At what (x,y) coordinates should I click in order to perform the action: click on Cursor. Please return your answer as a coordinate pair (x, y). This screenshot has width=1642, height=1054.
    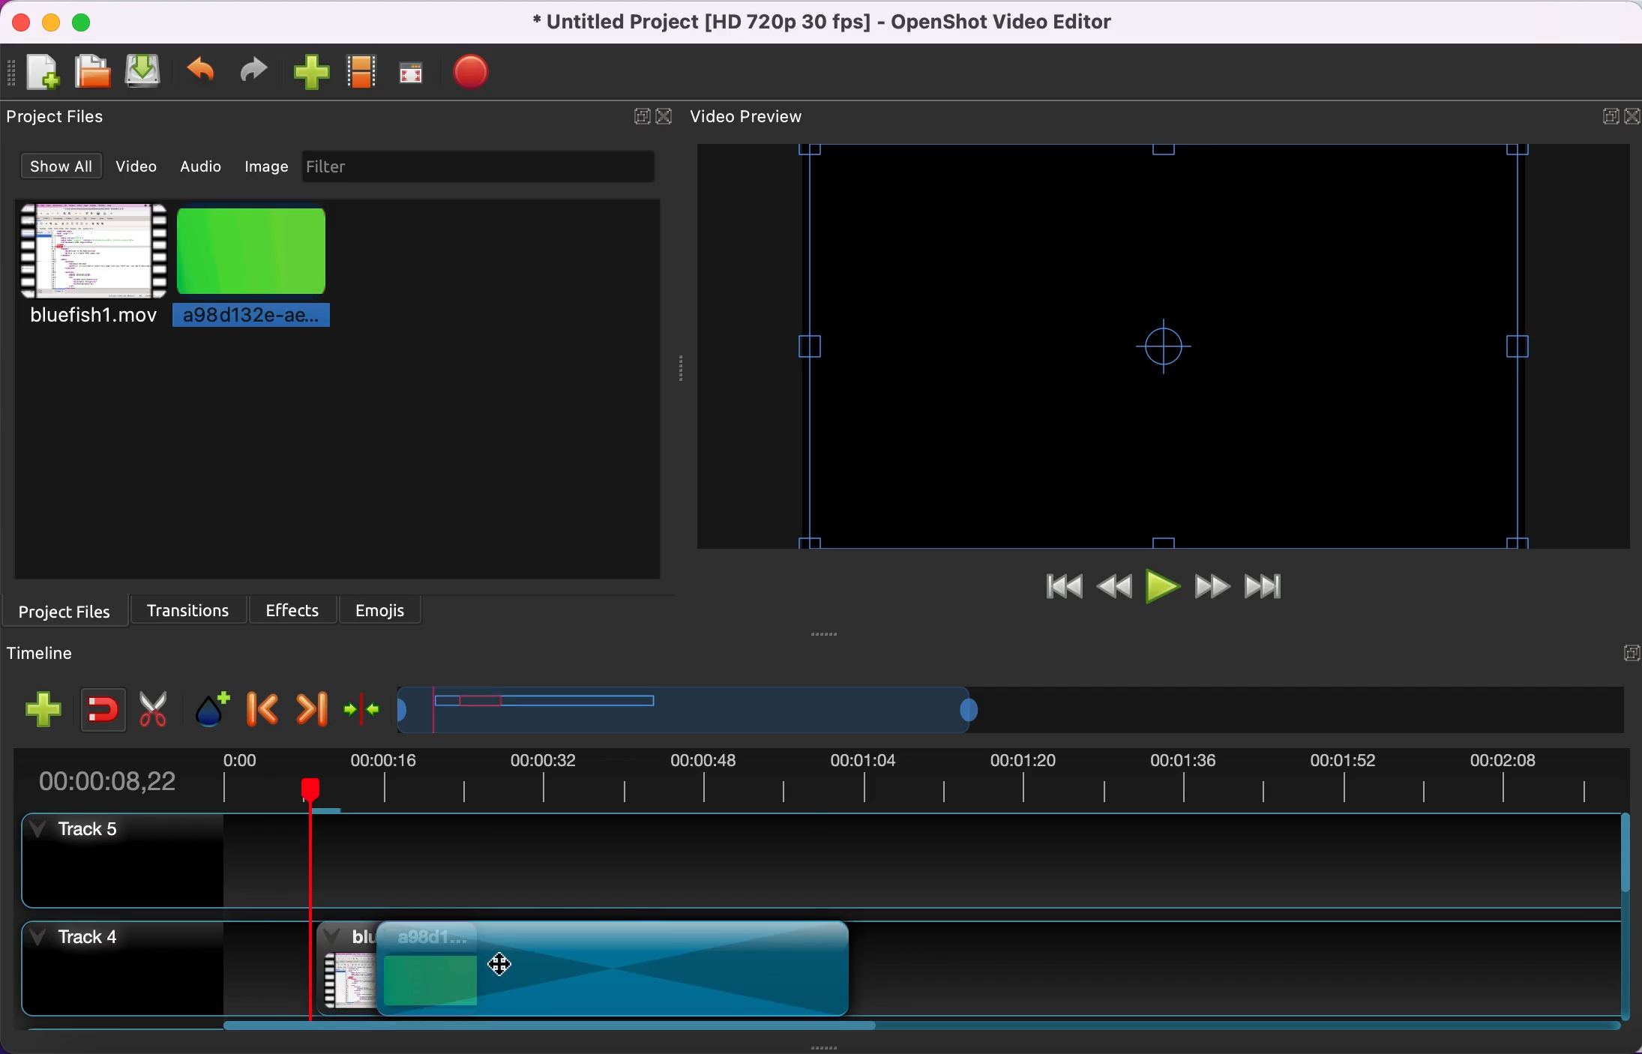
    Looking at the image, I should click on (499, 962).